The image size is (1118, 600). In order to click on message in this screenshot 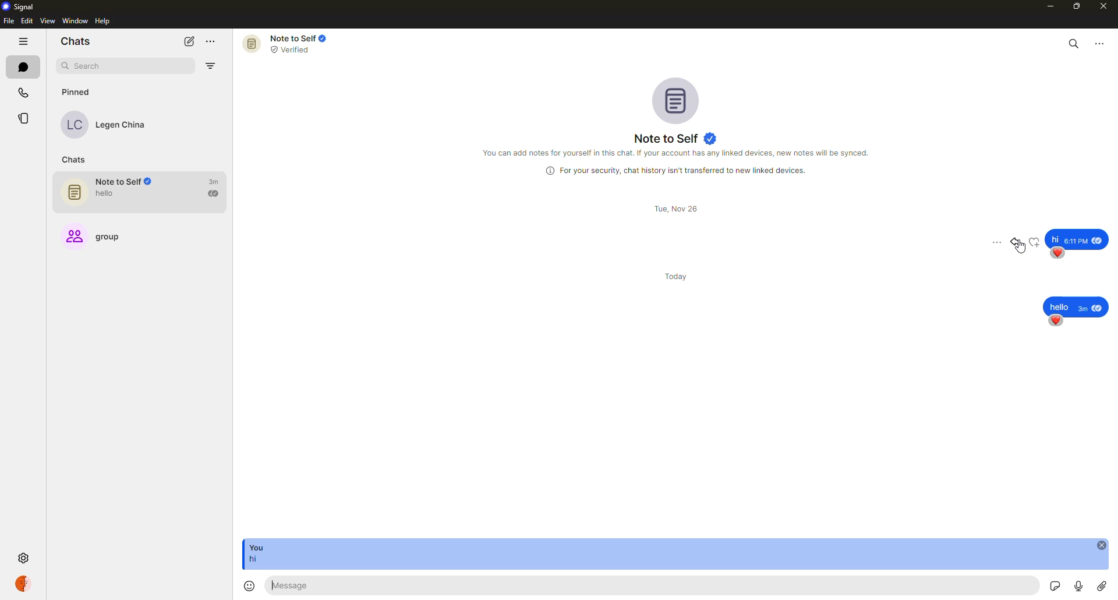, I will do `click(1077, 306)`.